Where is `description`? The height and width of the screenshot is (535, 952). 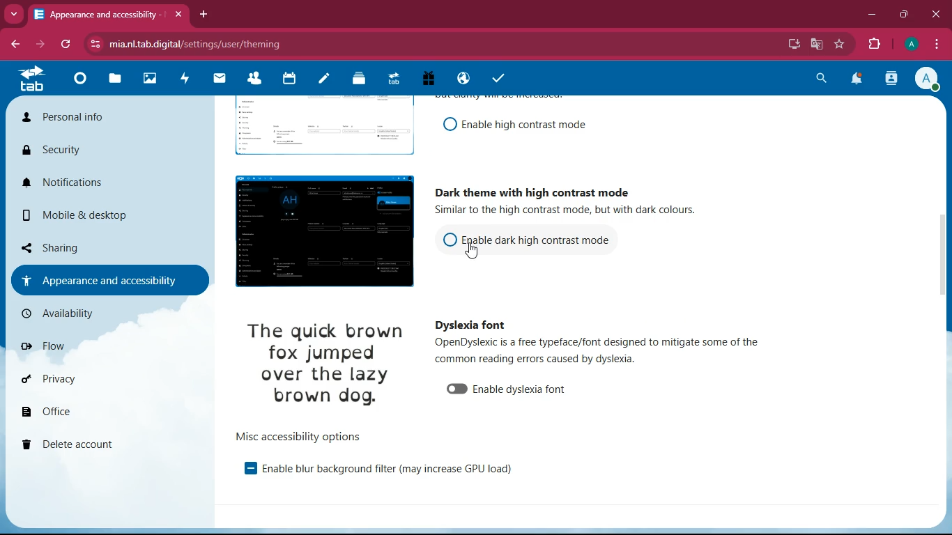 description is located at coordinates (583, 211).